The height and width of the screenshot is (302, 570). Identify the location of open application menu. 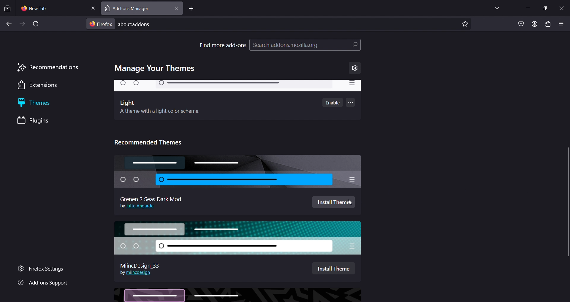
(561, 24).